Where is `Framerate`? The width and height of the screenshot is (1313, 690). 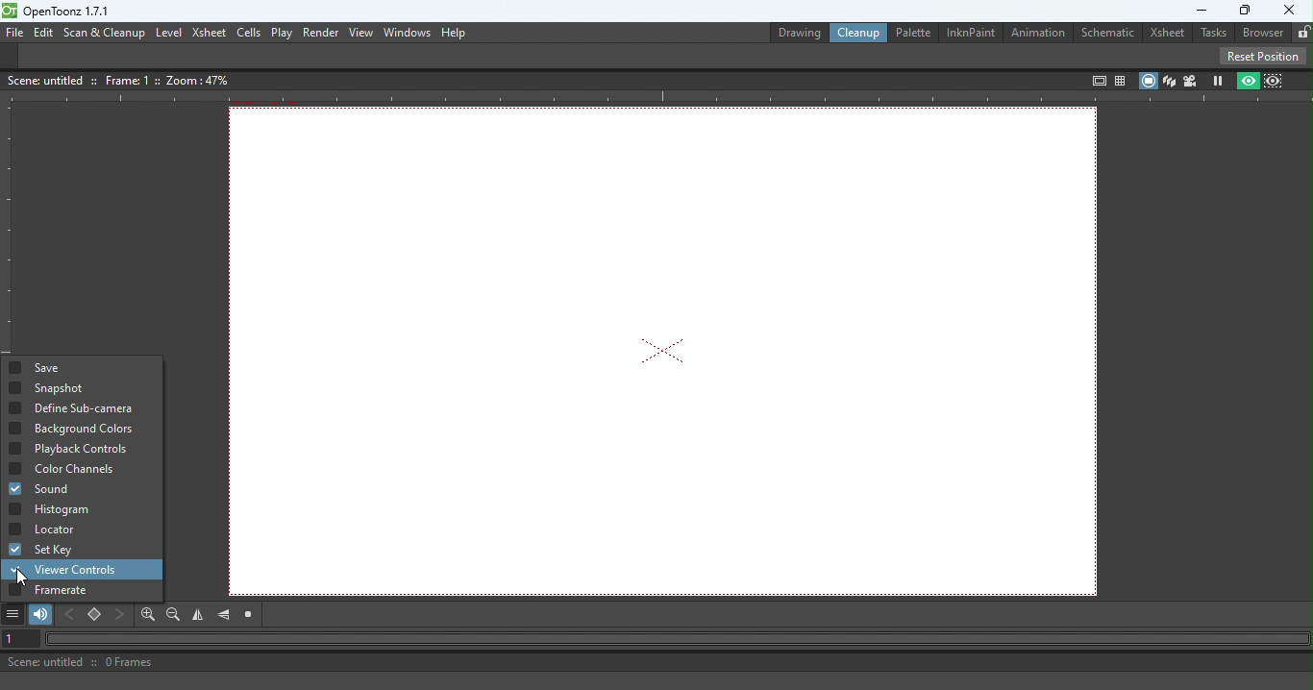 Framerate is located at coordinates (84, 593).